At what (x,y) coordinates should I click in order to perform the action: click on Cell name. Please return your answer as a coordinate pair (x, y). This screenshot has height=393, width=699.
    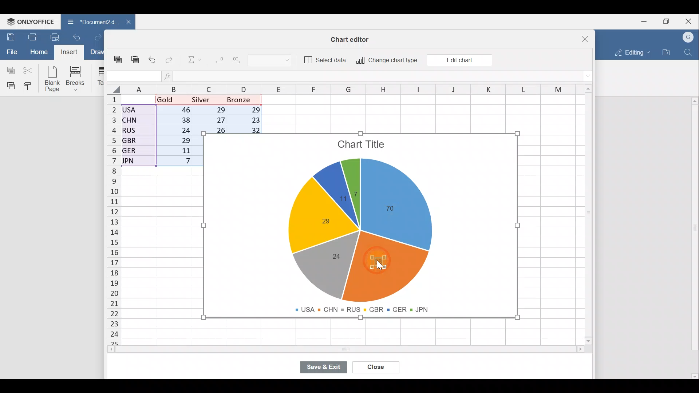
    Looking at the image, I should click on (133, 76).